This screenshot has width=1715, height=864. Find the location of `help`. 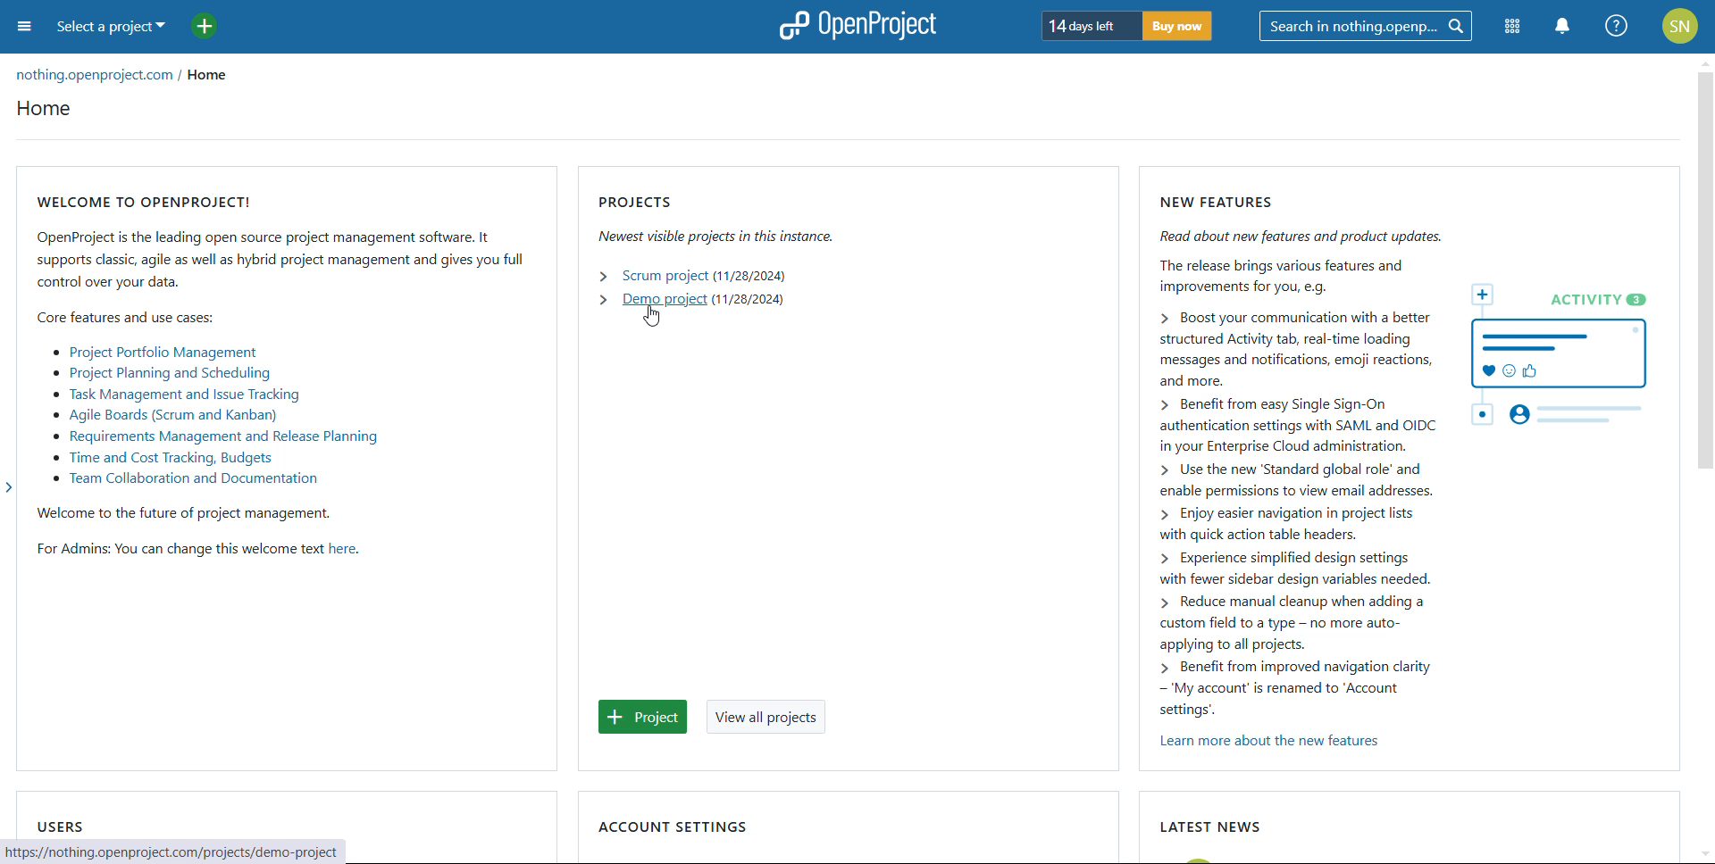

help is located at coordinates (1618, 27).